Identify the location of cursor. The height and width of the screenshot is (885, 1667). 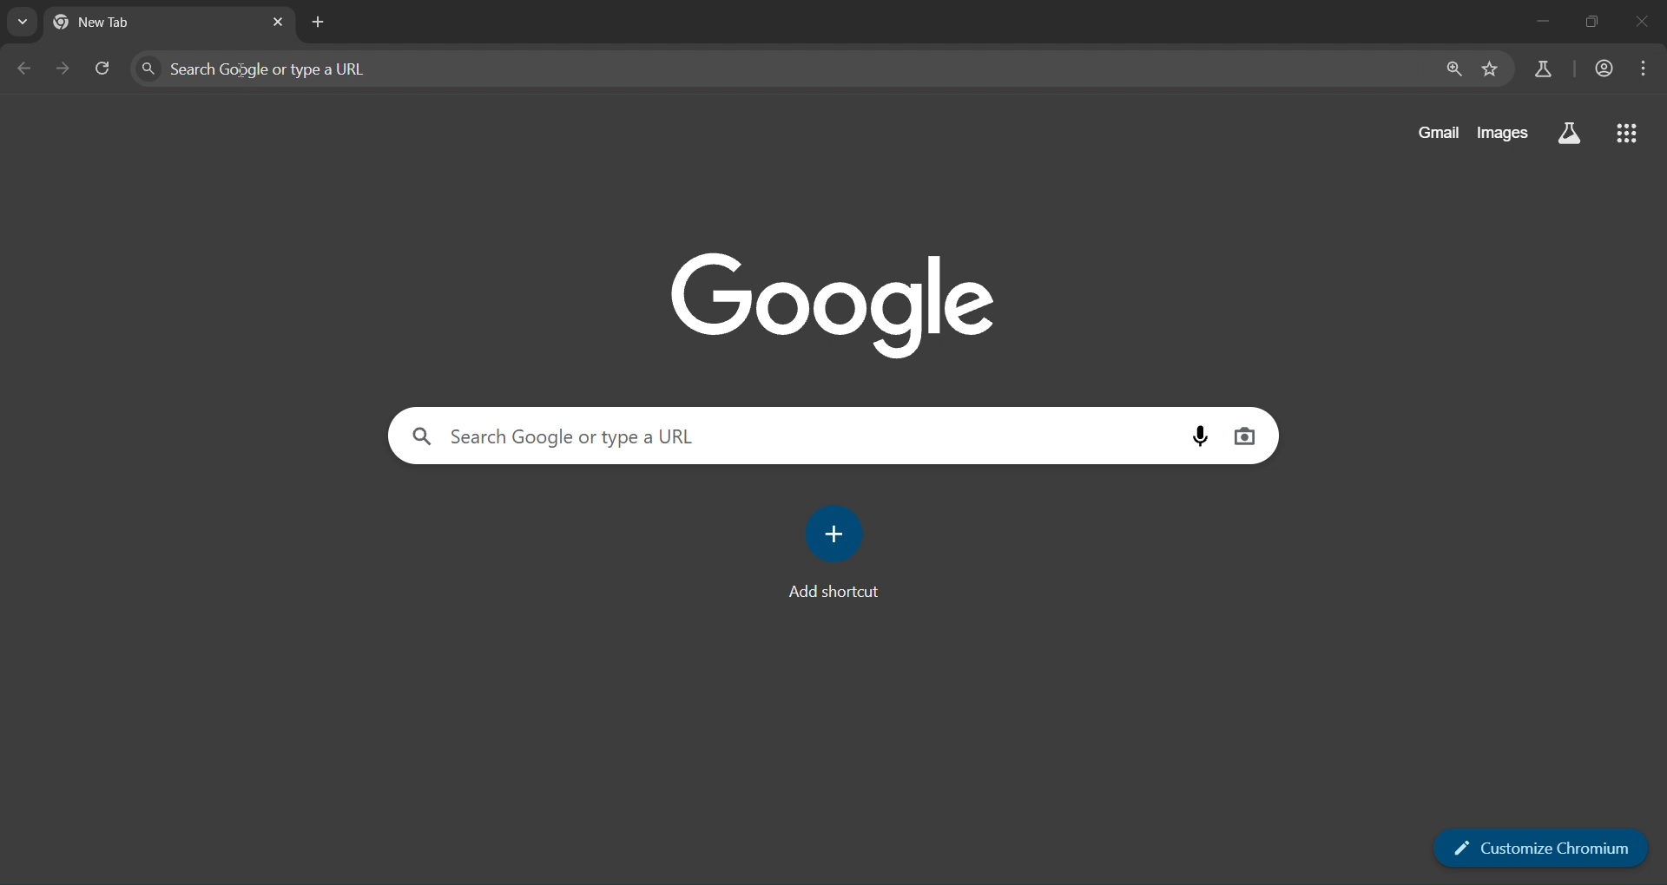
(244, 71).